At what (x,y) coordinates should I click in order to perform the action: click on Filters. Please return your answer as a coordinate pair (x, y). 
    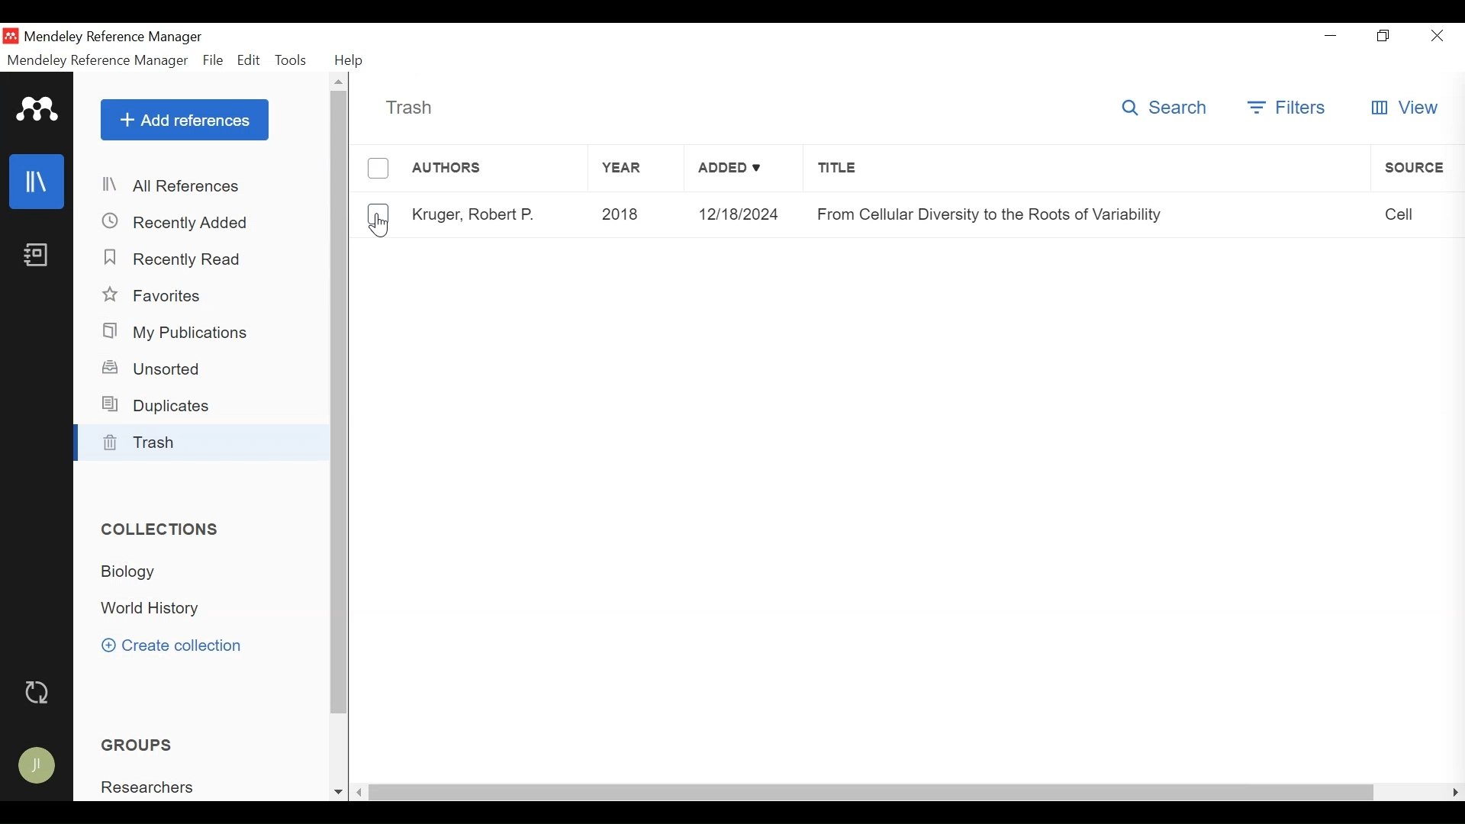
    Looking at the image, I should click on (1286, 109).